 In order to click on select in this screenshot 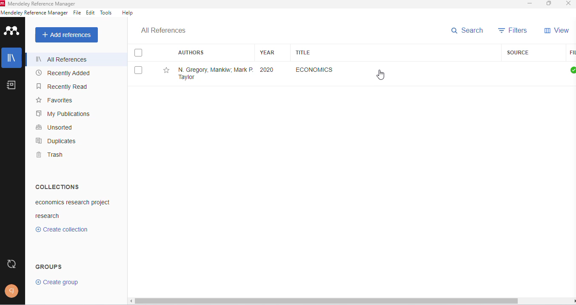, I will do `click(139, 71)`.